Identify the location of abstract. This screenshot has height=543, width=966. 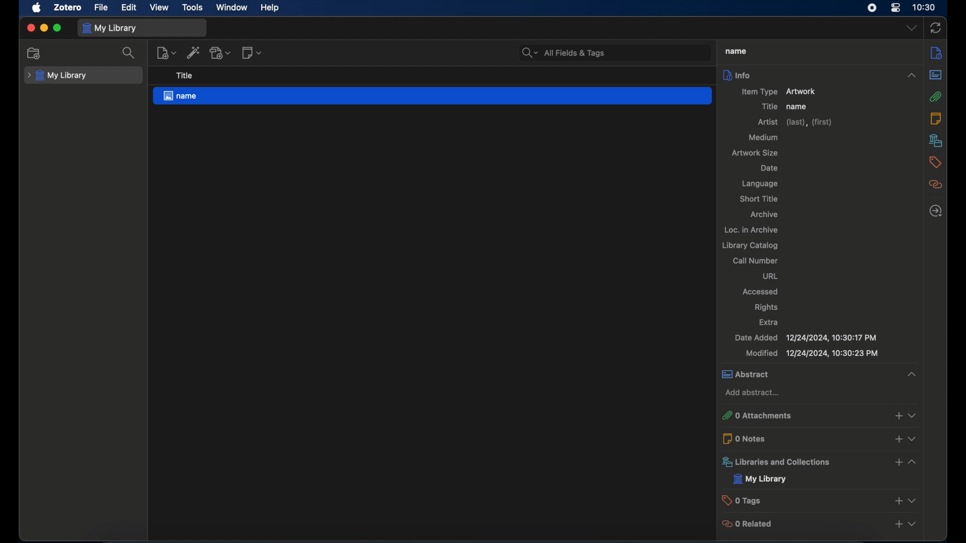
(936, 75).